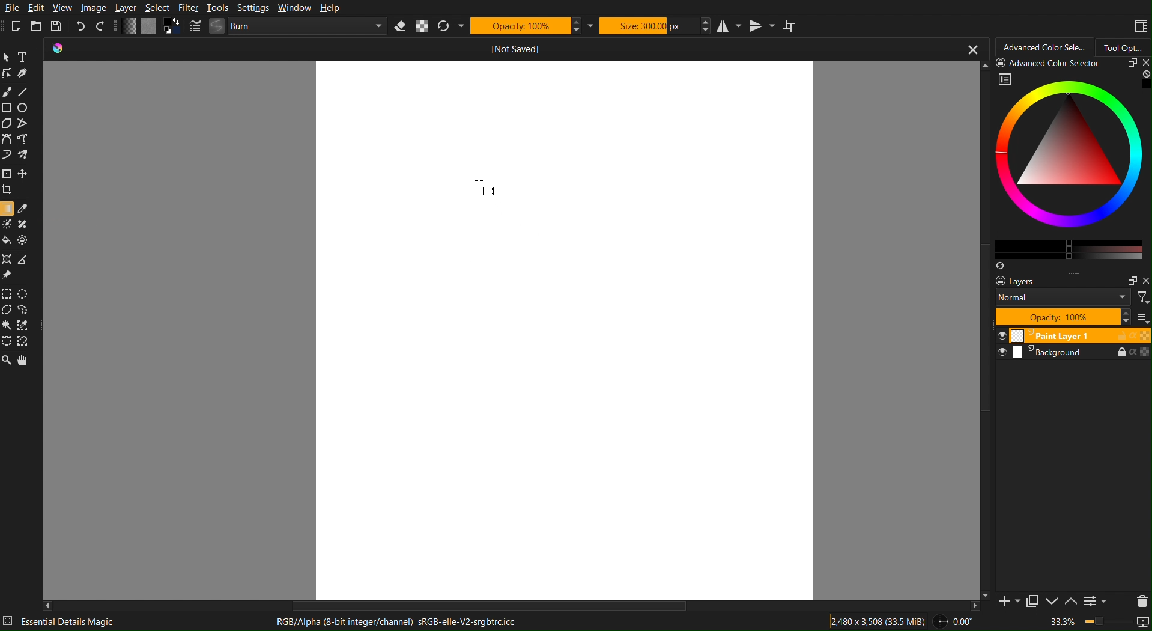  I want to click on Add Slide, so click(1005, 605).